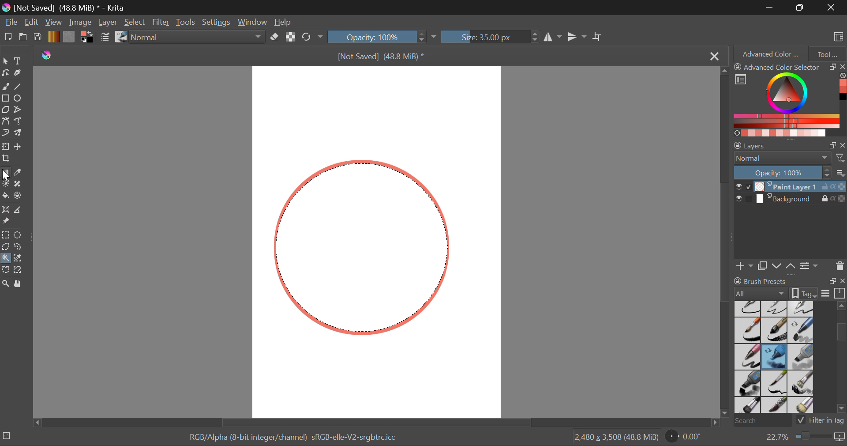 This screenshot has width=847, height=446. What do you see at coordinates (19, 211) in the screenshot?
I see `Measure Images` at bounding box center [19, 211].